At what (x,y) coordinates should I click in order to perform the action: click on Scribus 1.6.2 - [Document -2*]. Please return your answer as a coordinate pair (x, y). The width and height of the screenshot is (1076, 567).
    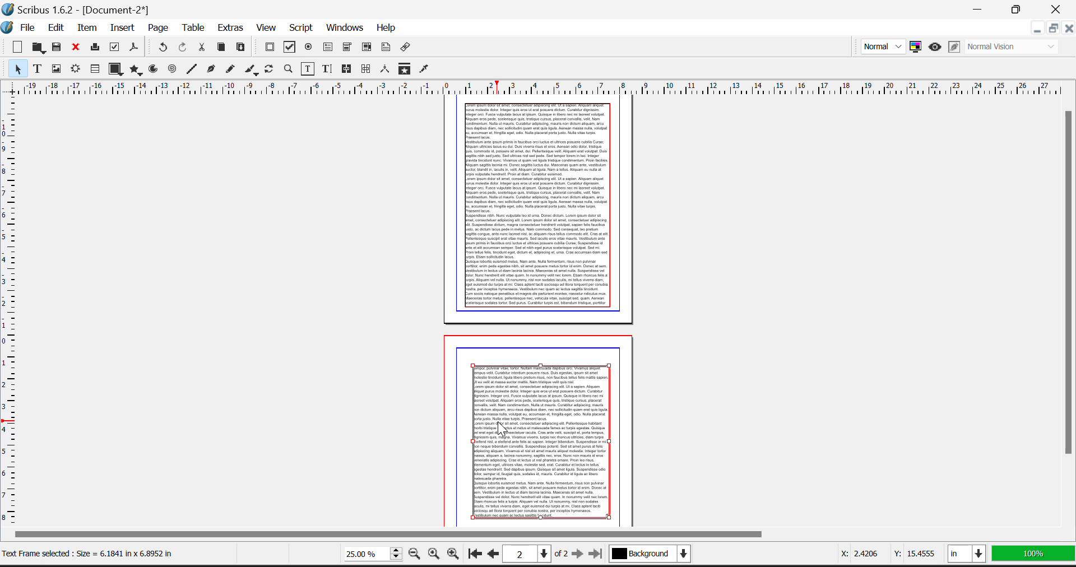
    Looking at the image, I should click on (77, 8).